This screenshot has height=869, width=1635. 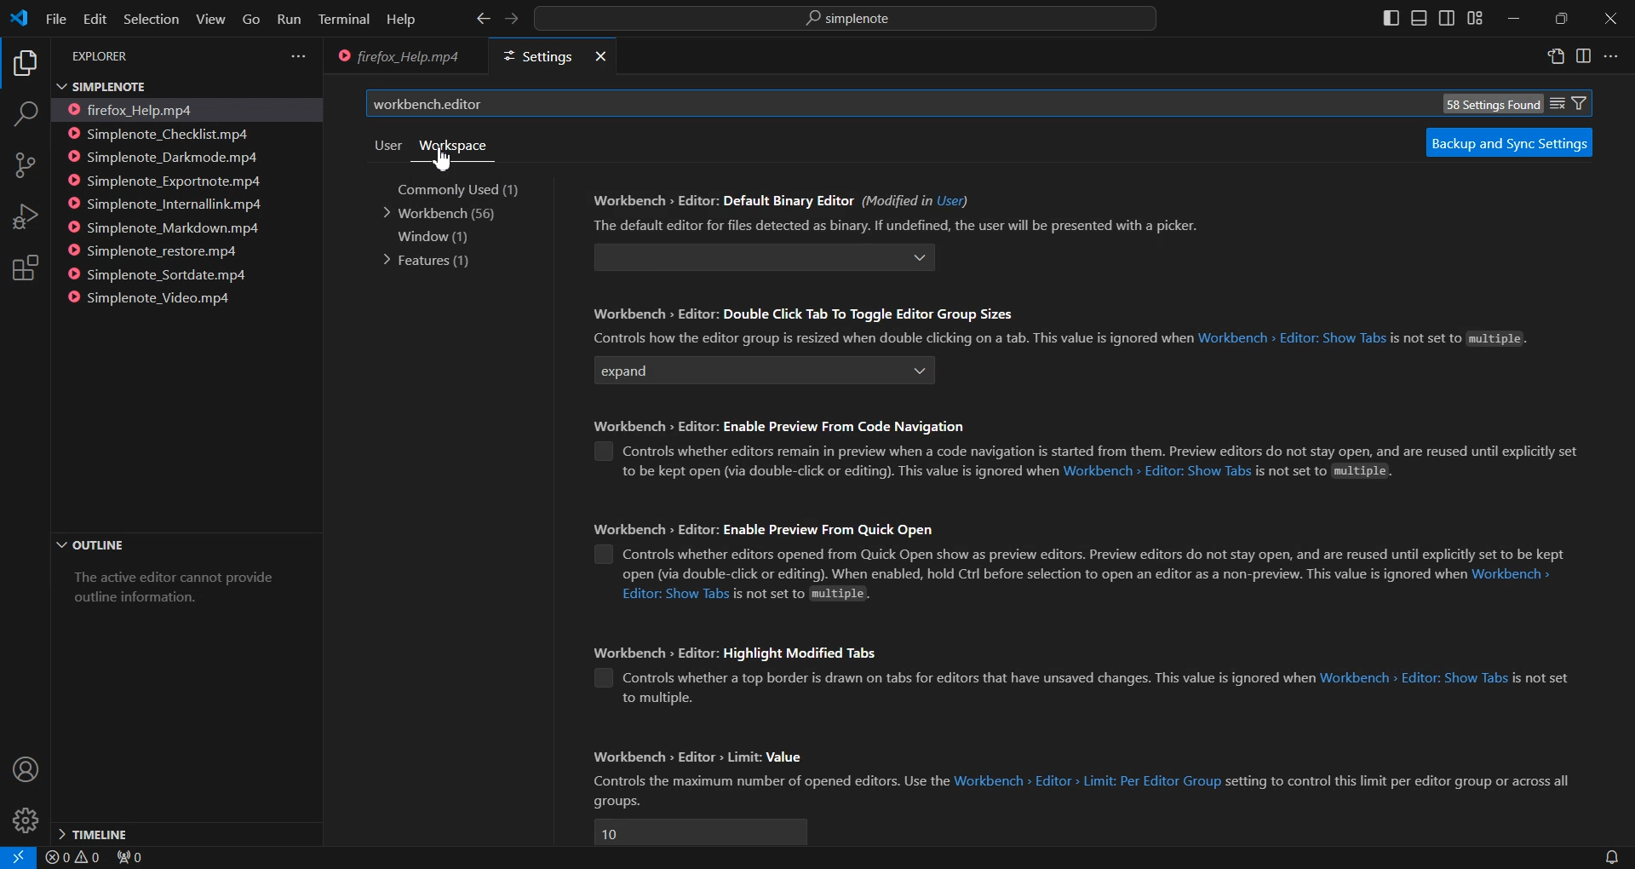 What do you see at coordinates (874, 104) in the screenshot?
I see `Workbench editor` at bounding box center [874, 104].